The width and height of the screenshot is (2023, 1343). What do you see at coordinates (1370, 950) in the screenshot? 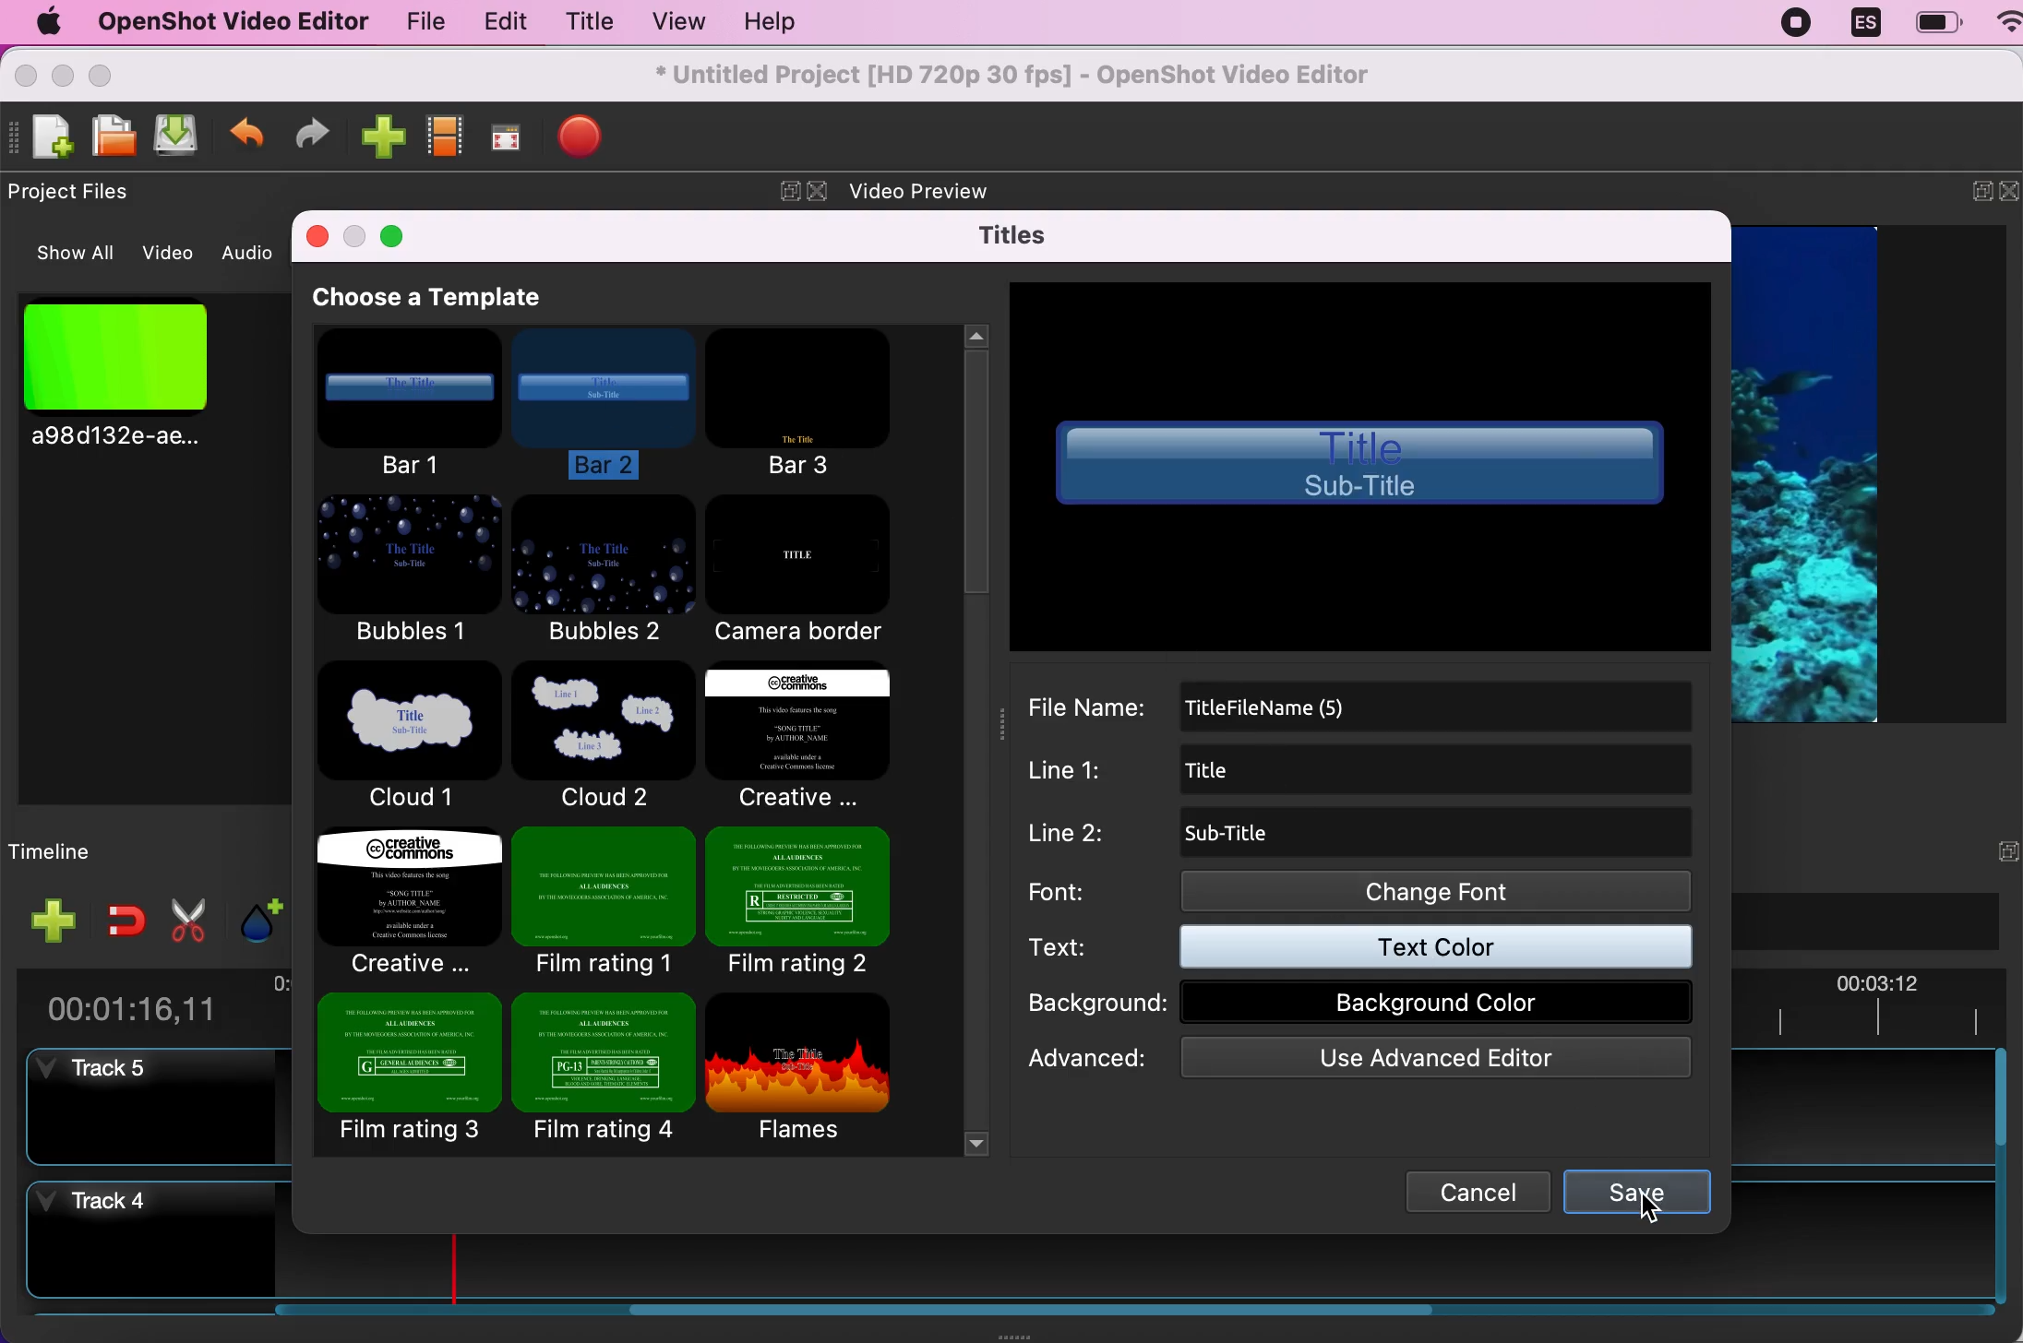
I see `text` at bounding box center [1370, 950].